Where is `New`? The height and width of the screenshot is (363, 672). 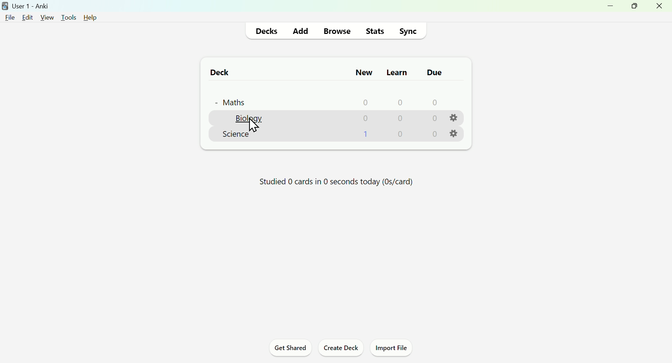 New is located at coordinates (363, 72).